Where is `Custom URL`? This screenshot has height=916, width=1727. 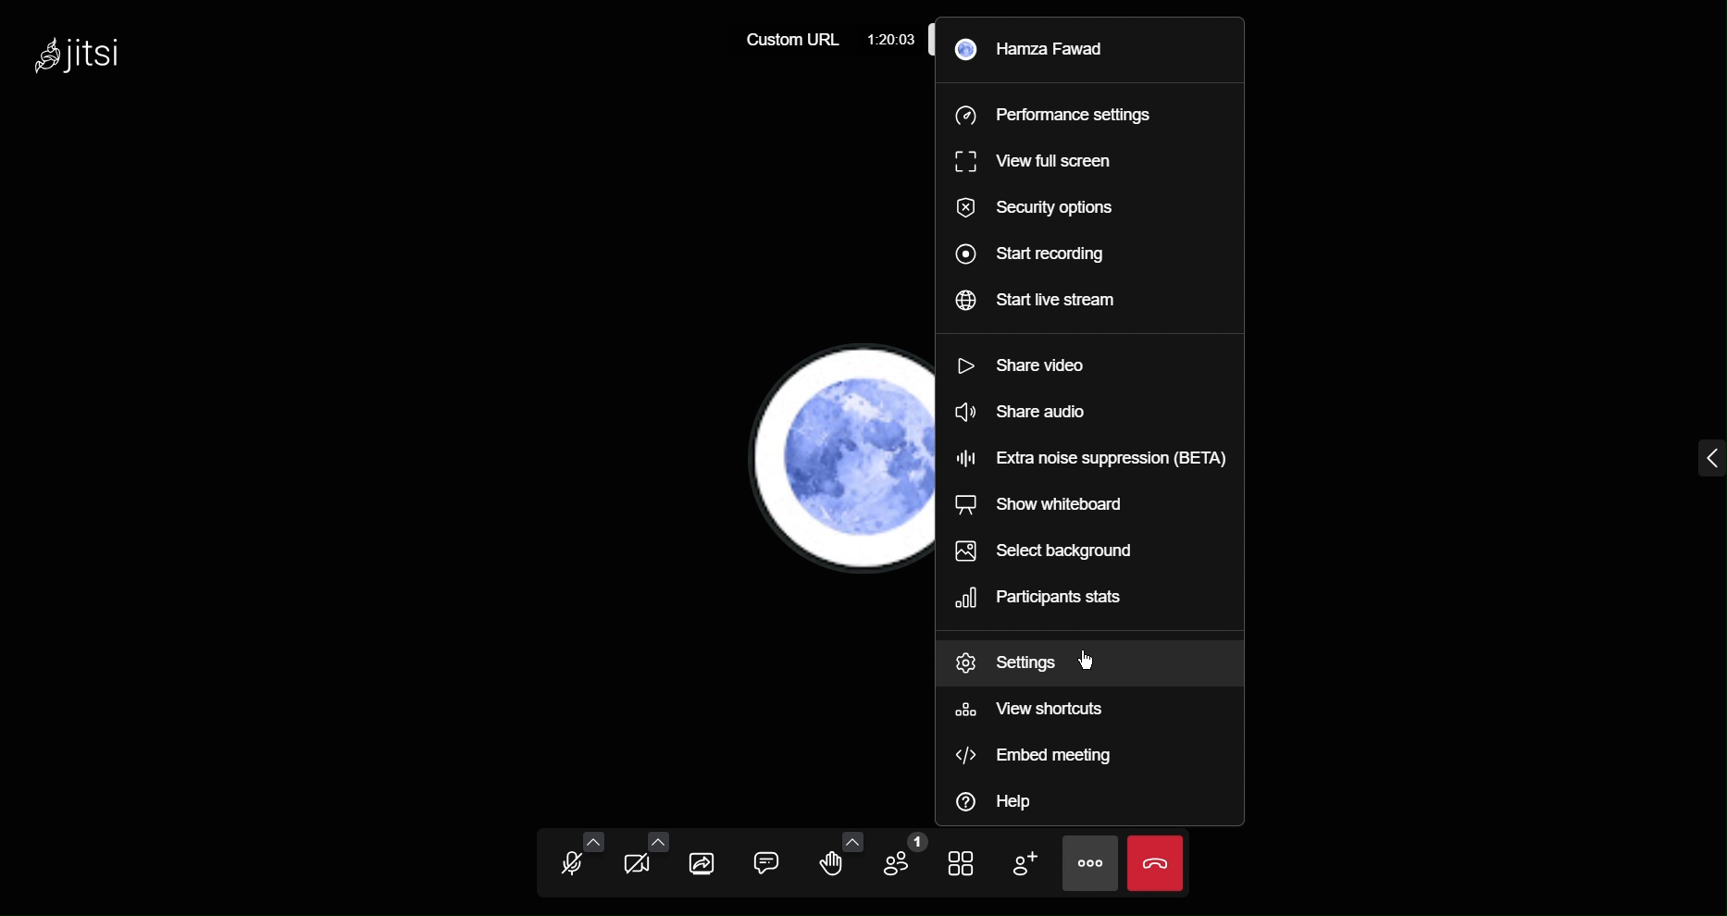
Custom URL is located at coordinates (797, 39).